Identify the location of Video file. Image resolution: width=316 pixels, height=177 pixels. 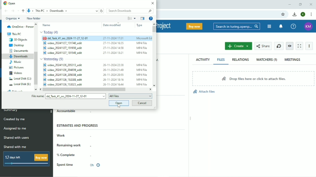
(95, 70).